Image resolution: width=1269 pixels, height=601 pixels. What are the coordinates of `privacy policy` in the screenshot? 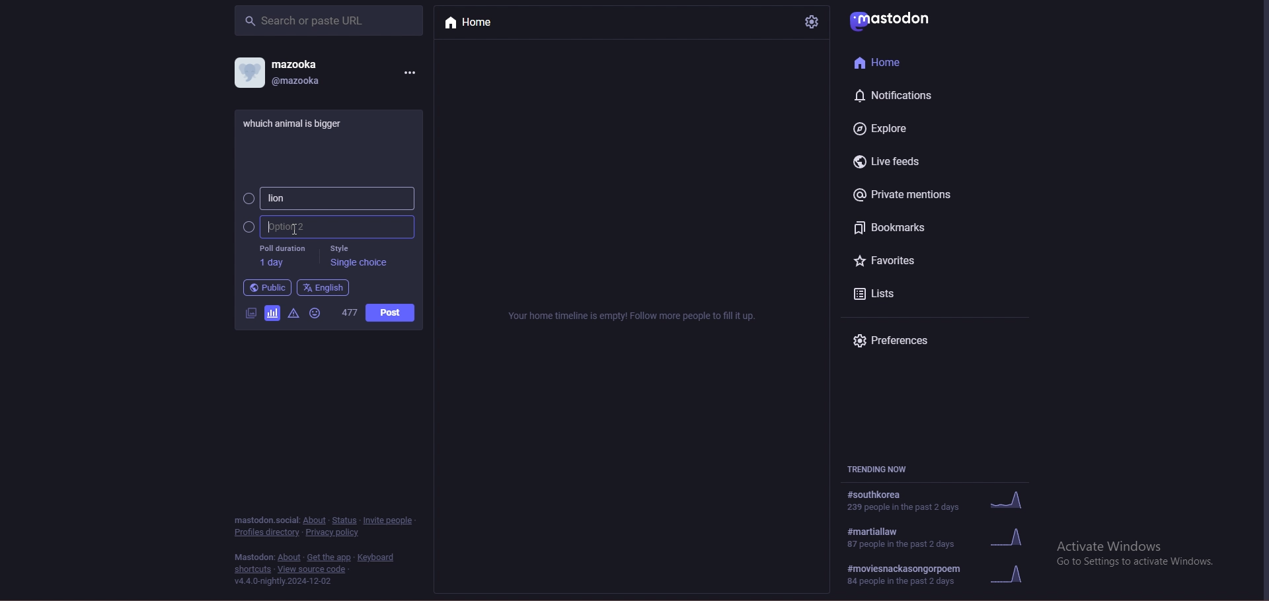 It's located at (334, 532).